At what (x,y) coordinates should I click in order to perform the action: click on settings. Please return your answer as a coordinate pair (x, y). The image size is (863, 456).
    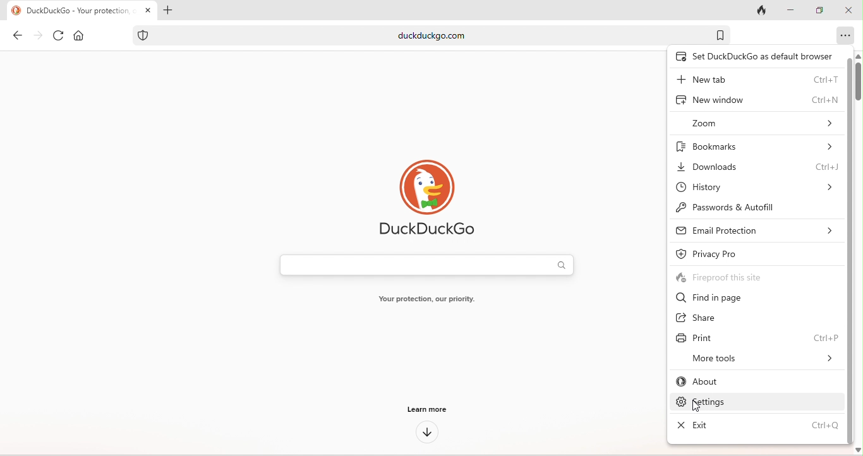
    Looking at the image, I should click on (759, 401).